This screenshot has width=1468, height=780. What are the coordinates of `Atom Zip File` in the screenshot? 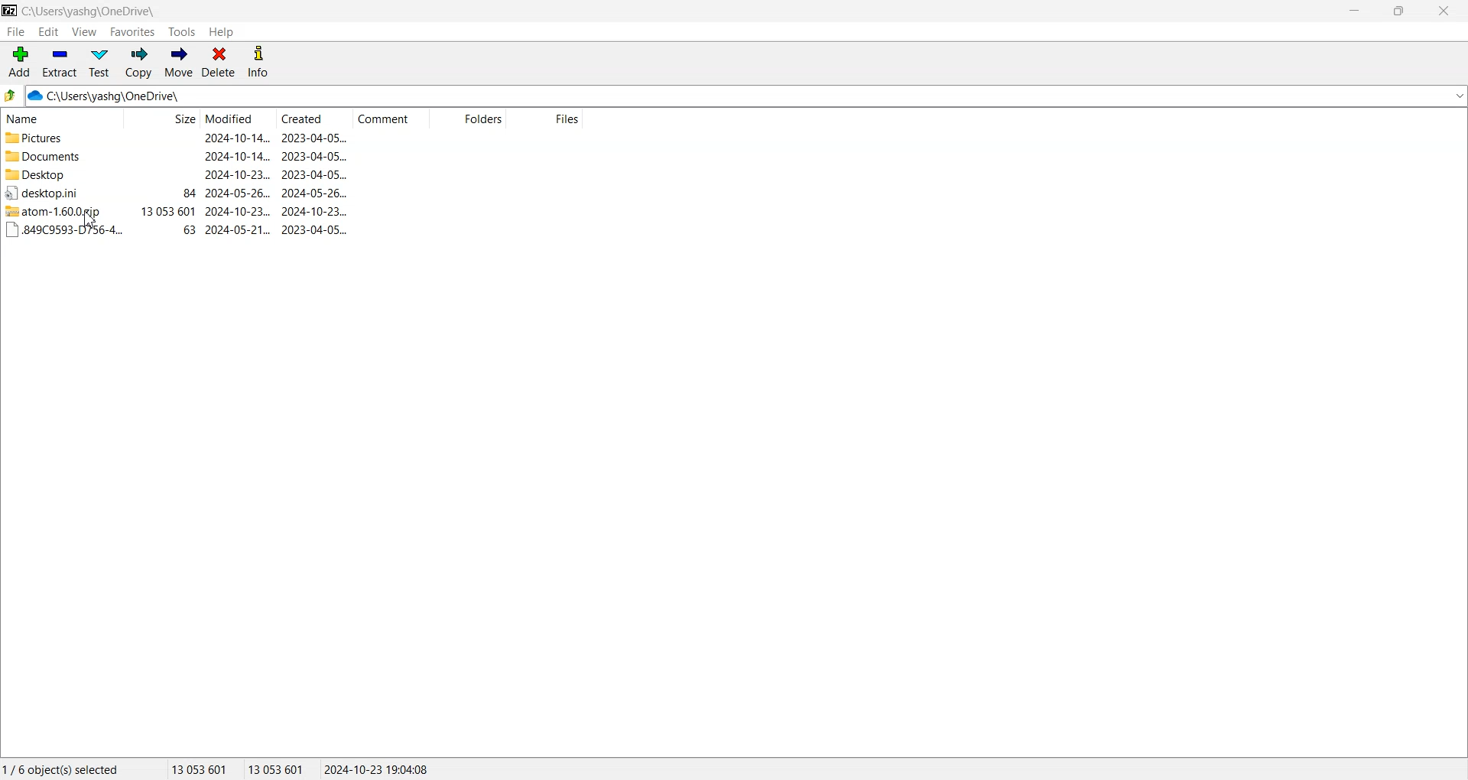 It's located at (58, 211).